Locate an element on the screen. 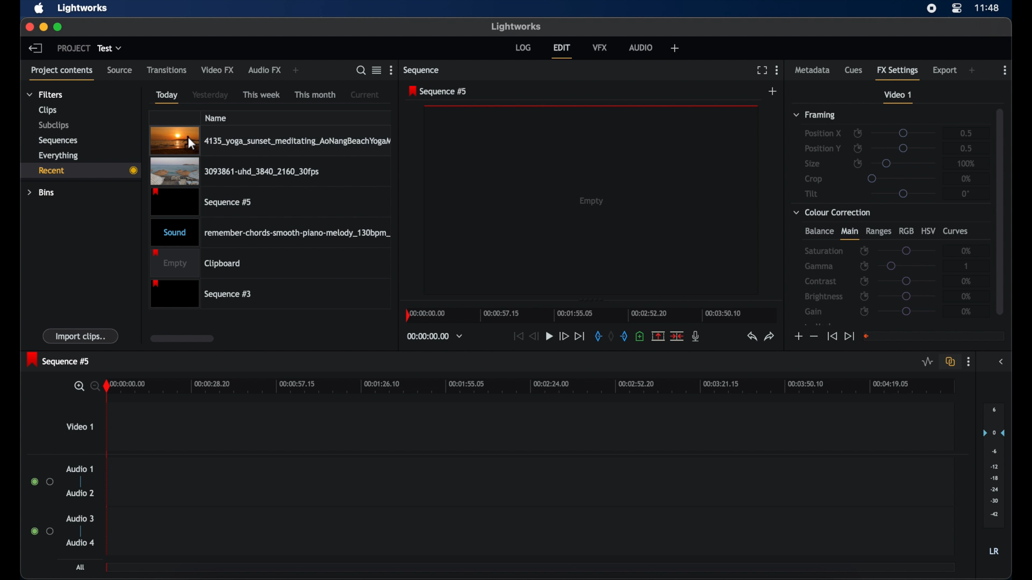 The height and width of the screenshot is (580, 1032). mic is located at coordinates (697, 336).